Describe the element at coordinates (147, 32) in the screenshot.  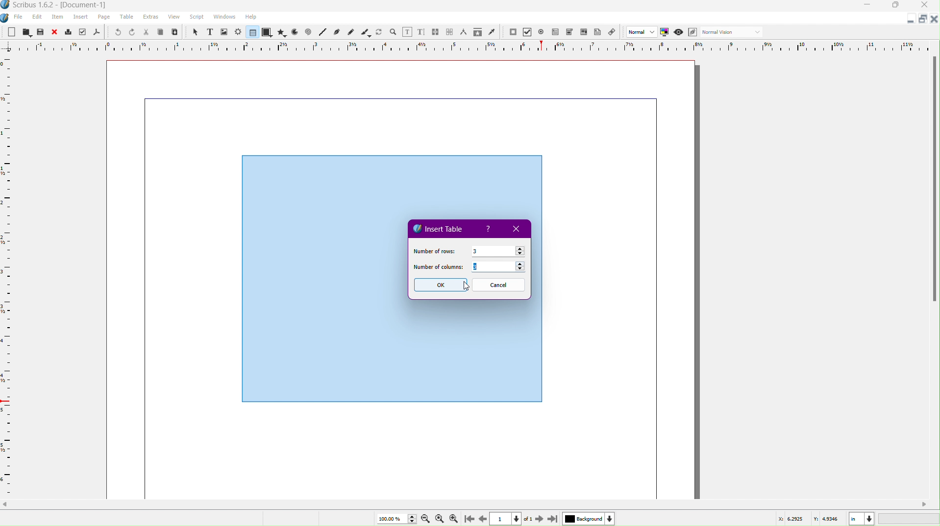
I see `Cut` at that location.